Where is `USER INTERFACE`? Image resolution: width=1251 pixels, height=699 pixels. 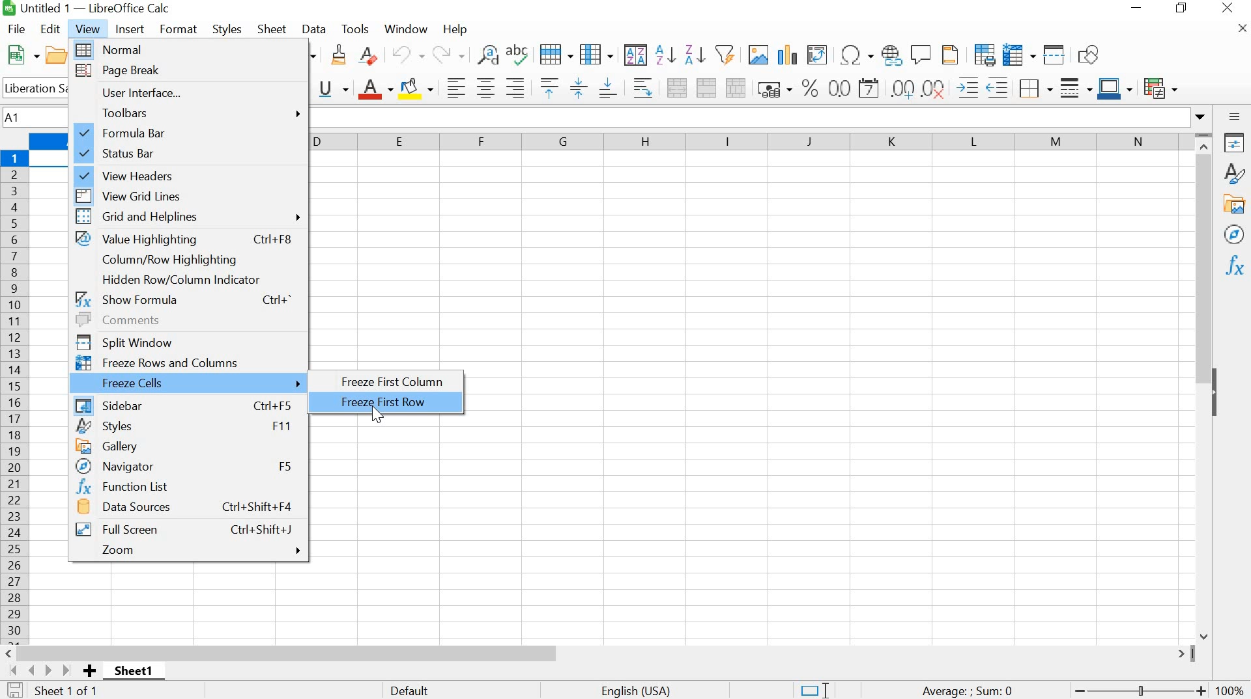 USER INTERFACE is located at coordinates (189, 93).